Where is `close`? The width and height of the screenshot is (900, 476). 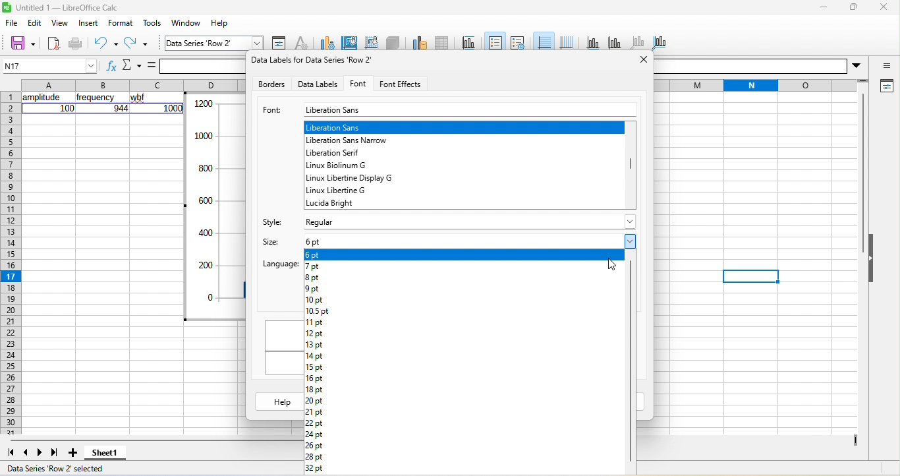
close is located at coordinates (881, 9).